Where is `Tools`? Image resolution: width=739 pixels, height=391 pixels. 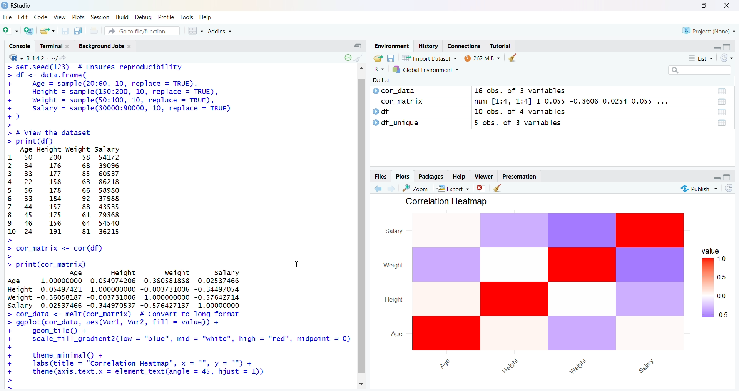
Tools is located at coordinates (186, 17).